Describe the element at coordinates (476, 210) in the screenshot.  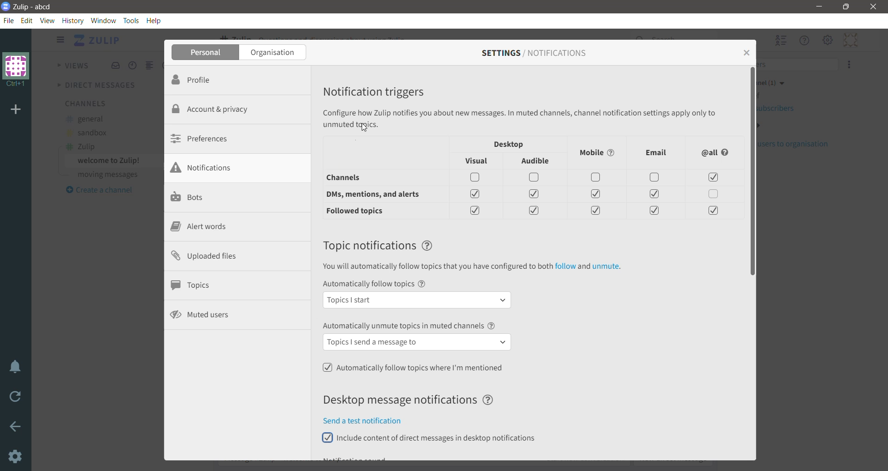
I see `check box` at that location.